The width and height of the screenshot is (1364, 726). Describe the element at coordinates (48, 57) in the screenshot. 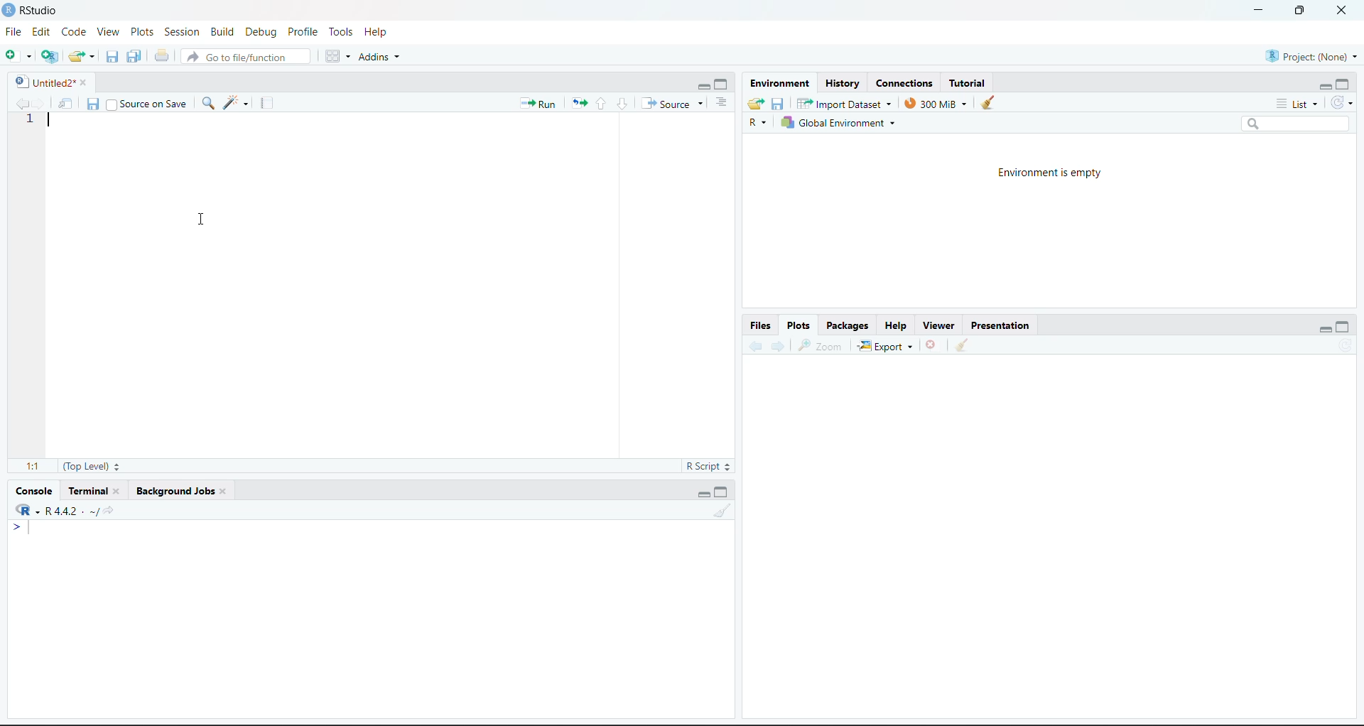

I see `create new project` at that location.